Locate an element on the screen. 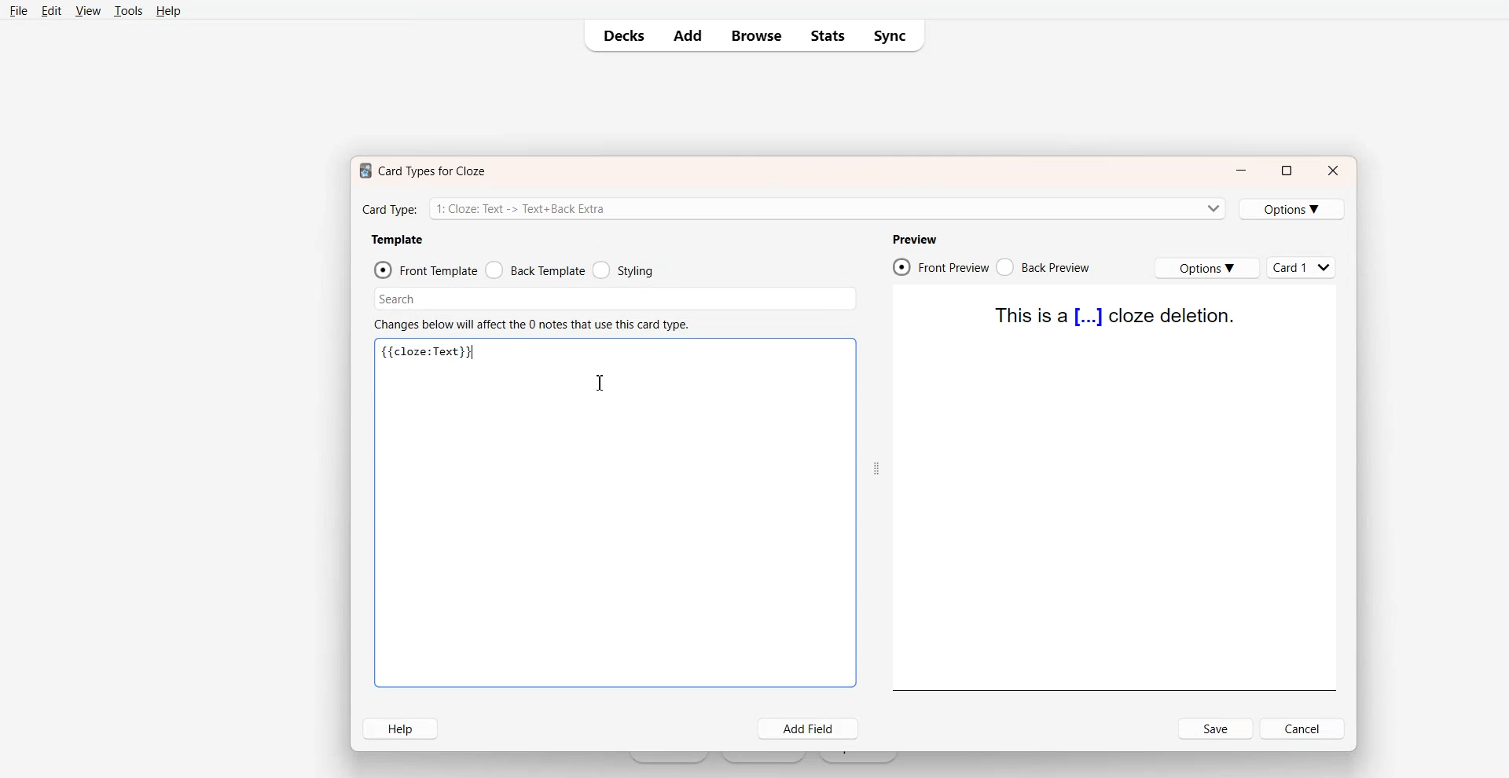 Image resolution: width=1509 pixels, height=778 pixels. Styling is located at coordinates (622, 270).